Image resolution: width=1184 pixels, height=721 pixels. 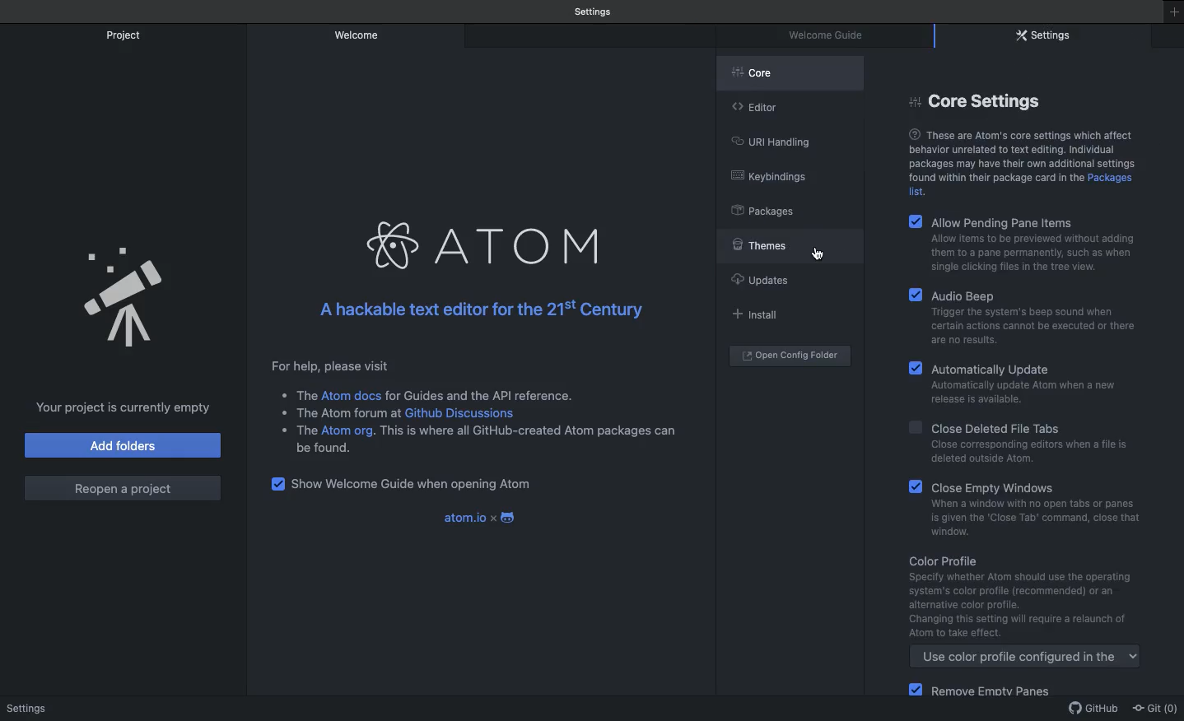 I want to click on Welcome guide, so click(x=595, y=11).